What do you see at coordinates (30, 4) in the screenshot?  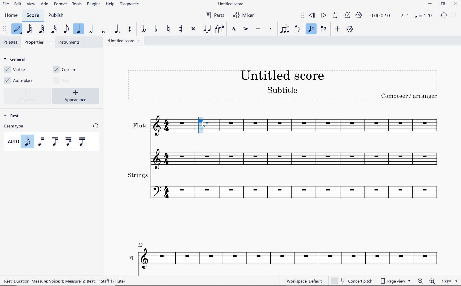 I see `view` at bounding box center [30, 4].